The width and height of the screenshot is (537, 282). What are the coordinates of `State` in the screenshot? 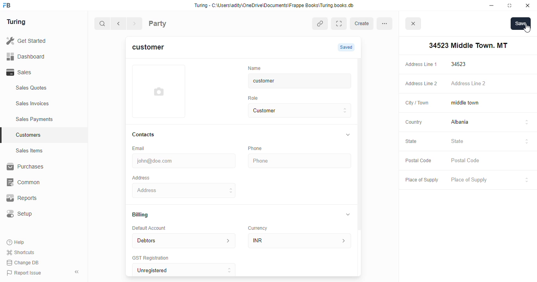 It's located at (415, 142).